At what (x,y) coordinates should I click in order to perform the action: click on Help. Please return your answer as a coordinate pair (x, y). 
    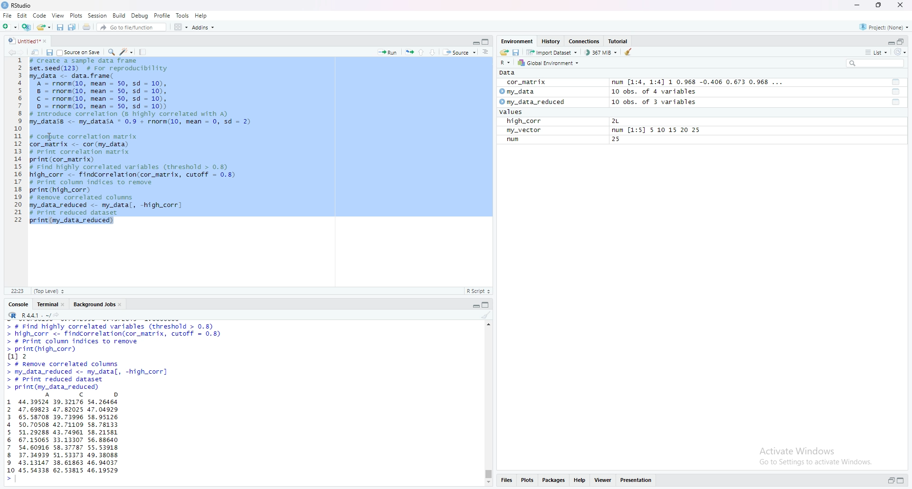
    Looking at the image, I should click on (579, 480).